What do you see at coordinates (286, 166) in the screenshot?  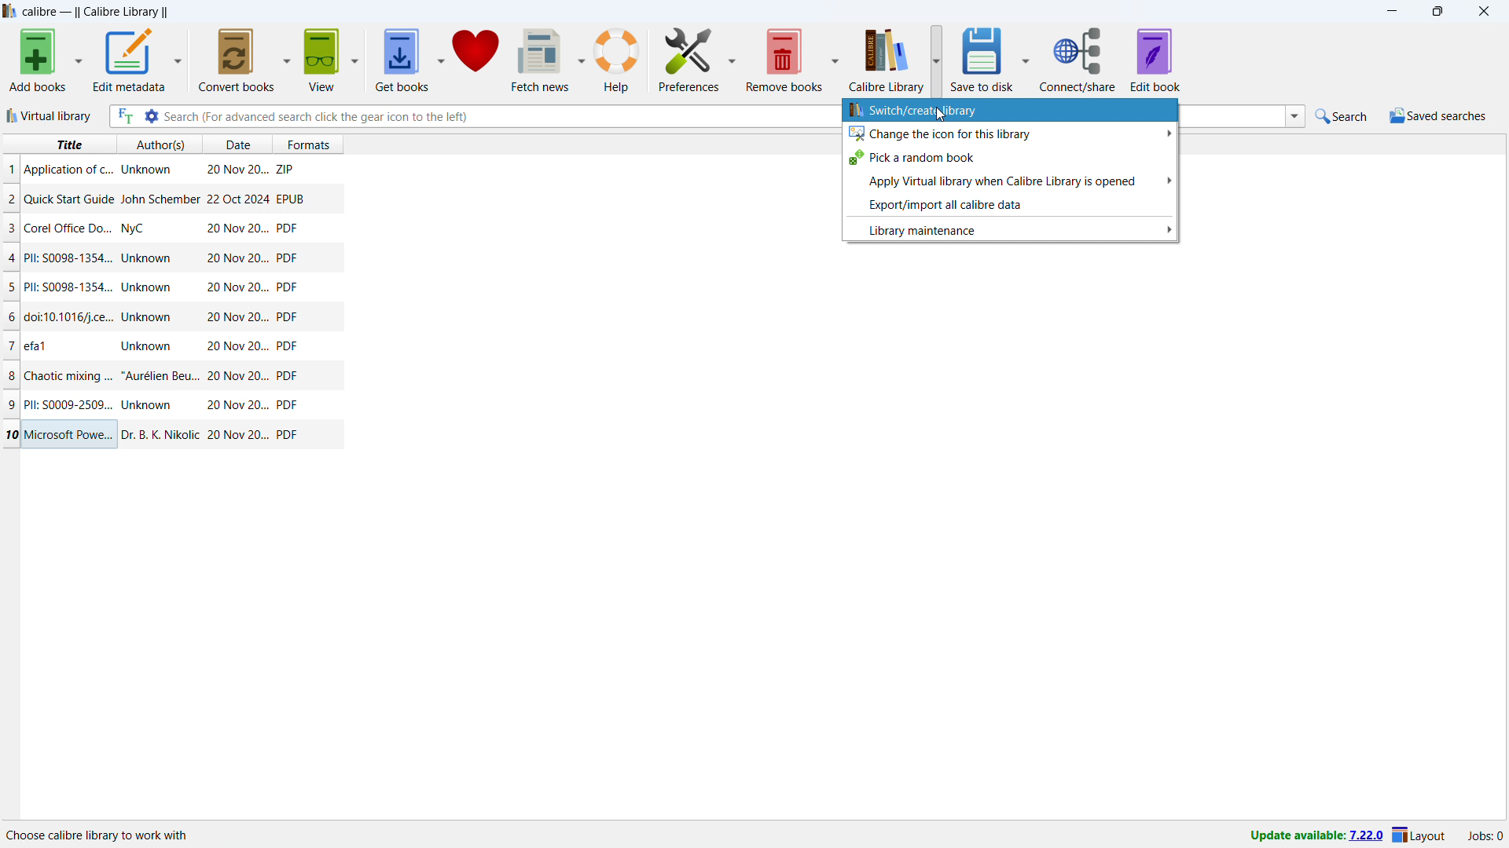 I see `ZIP` at bounding box center [286, 166].